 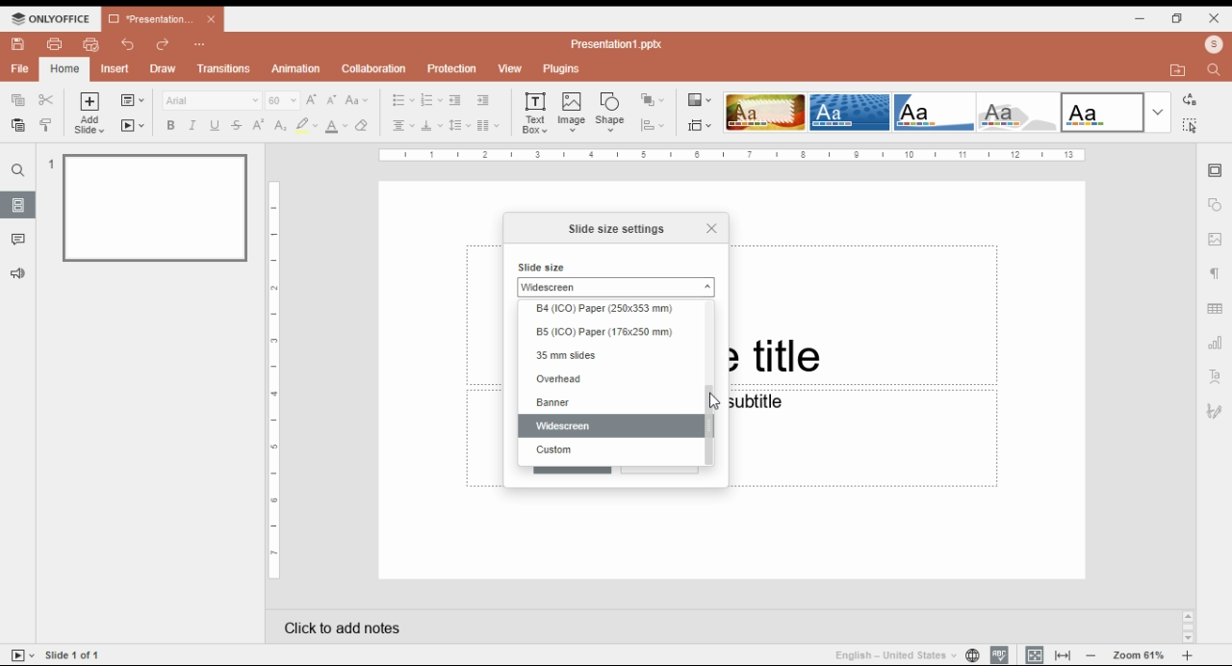 What do you see at coordinates (618, 229) in the screenshot?
I see `Slide size settings` at bounding box center [618, 229].